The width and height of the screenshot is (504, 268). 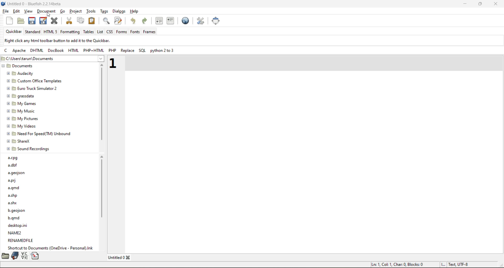 What do you see at coordinates (63, 11) in the screenshot?
I see `go` at bounding box center [63, 11].